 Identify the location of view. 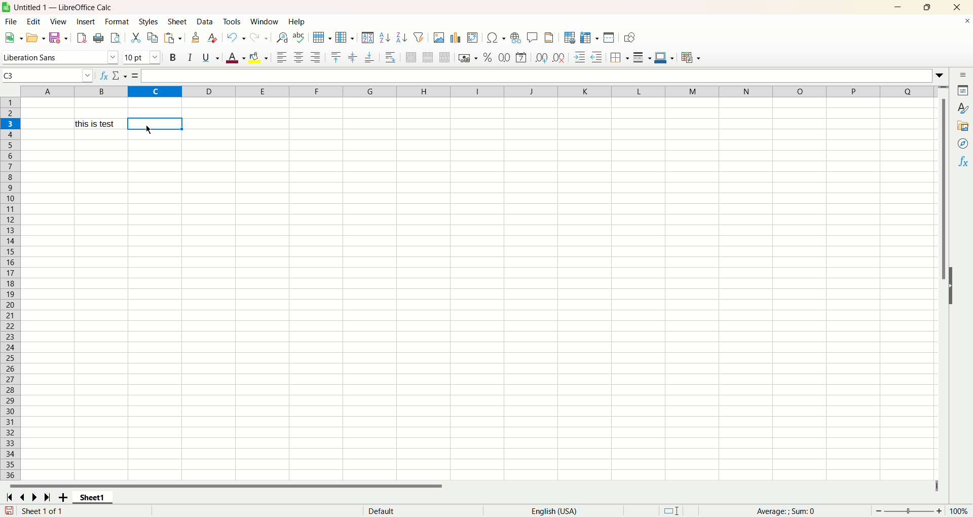
(60, 22).